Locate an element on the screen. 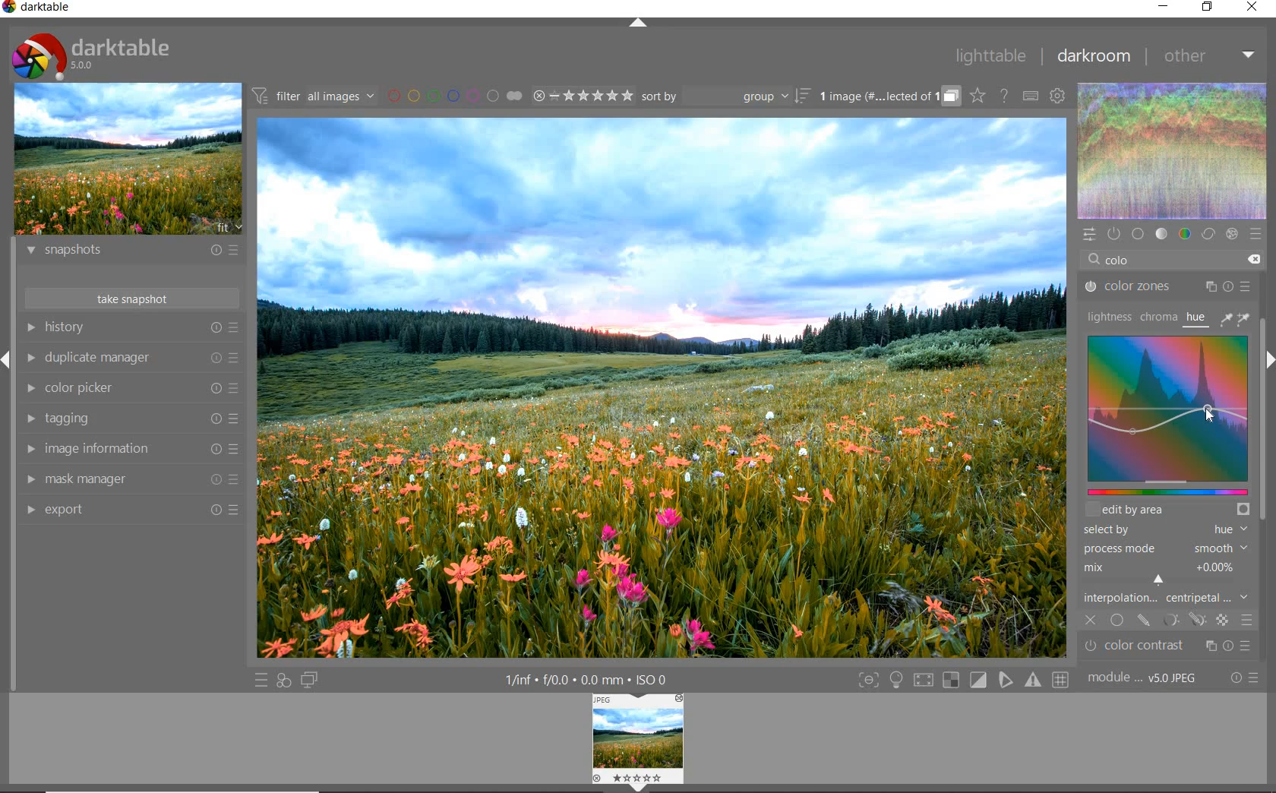 The width and height of the screenshot is (1276, 793). color is located at coordinates (1184, 234).